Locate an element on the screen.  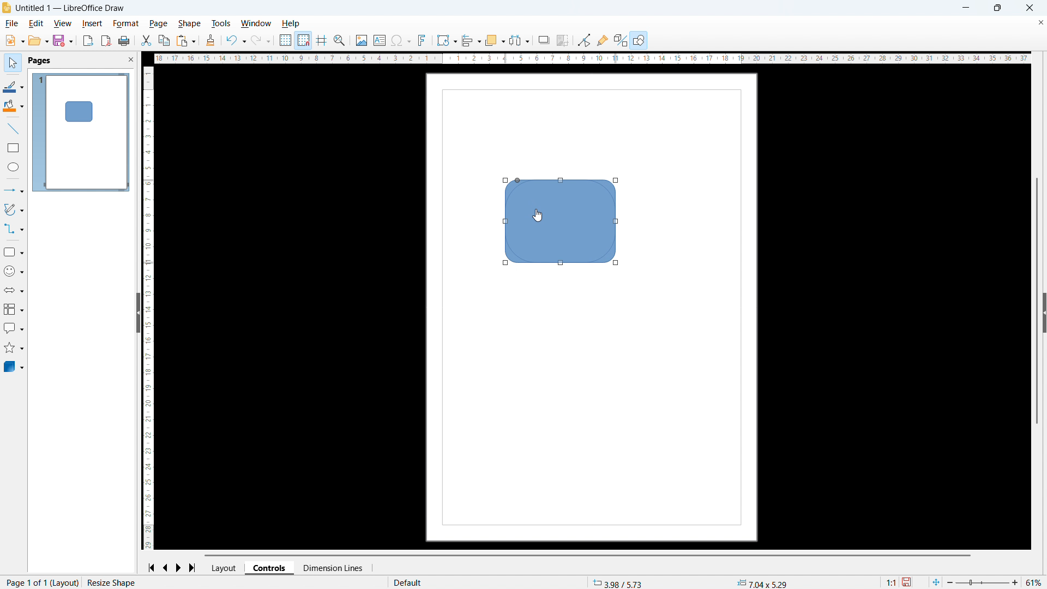
Select at least three objects to distribute  is located at coordinates (519, 40).